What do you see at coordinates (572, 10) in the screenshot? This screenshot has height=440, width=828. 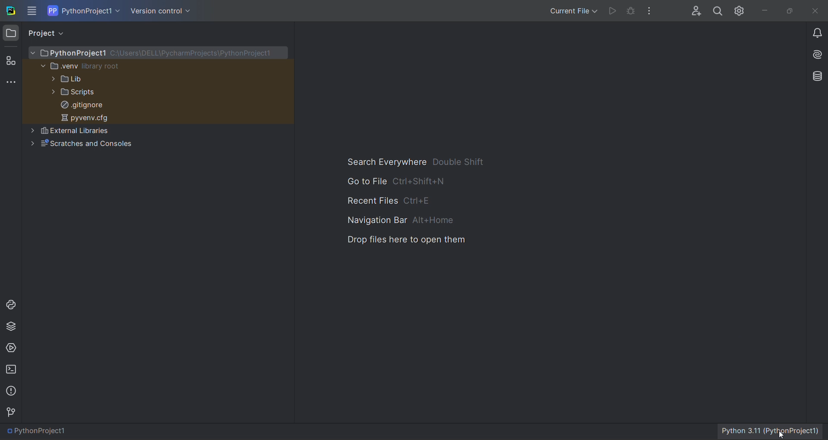 I see `run/debug options` at bounding box center [572, 10].